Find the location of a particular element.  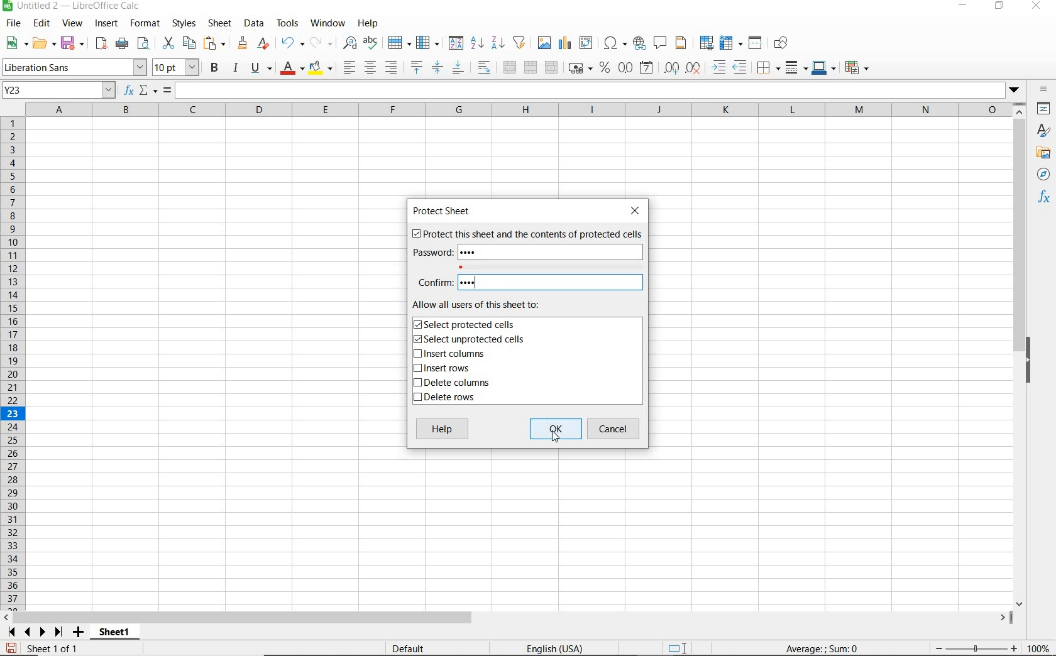

STYLES is located at coordinates (184, 23).